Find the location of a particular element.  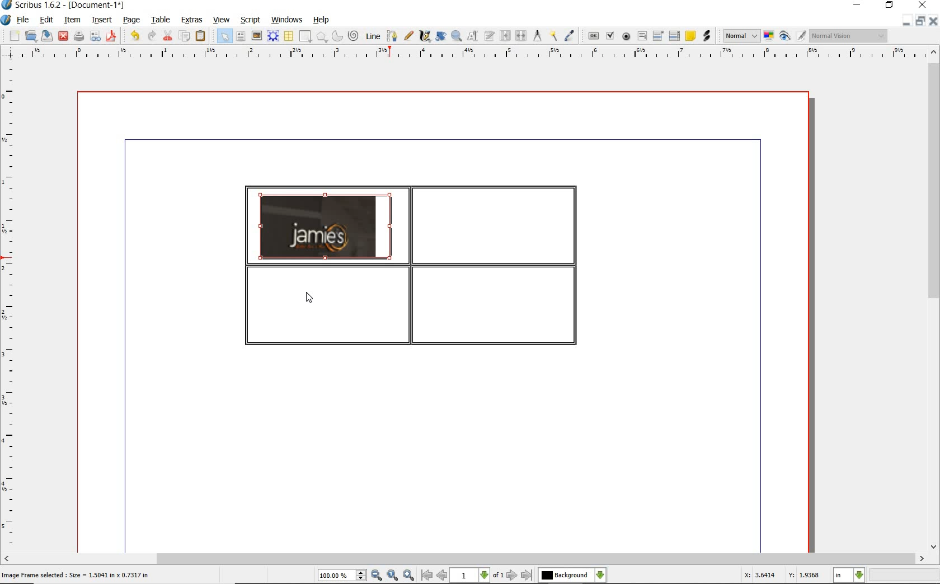

save is located at coordinates (48, 35).